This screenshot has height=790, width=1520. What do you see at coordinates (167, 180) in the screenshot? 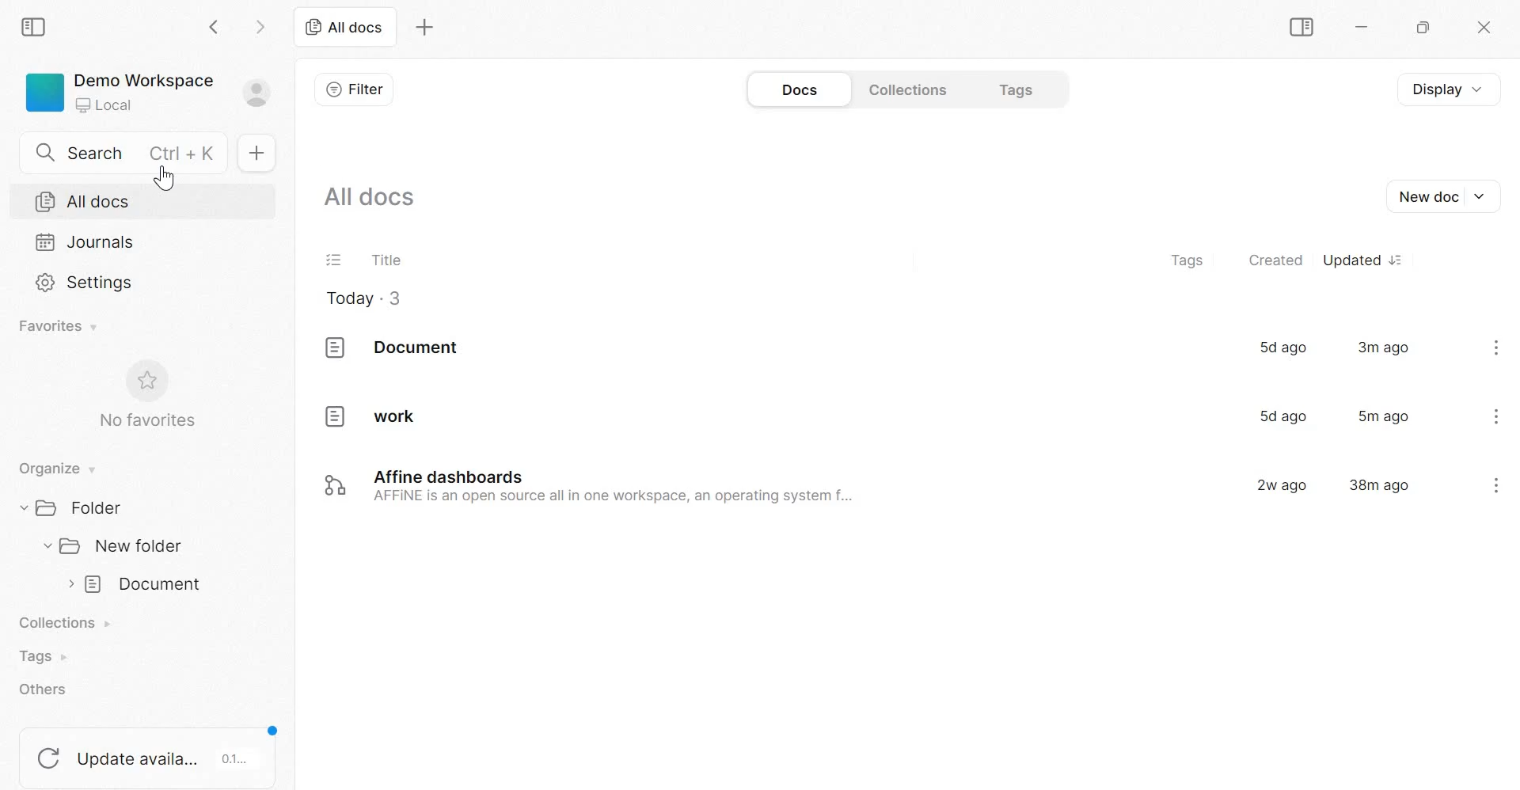
I see `cursor` at bounding box center [167, 180].